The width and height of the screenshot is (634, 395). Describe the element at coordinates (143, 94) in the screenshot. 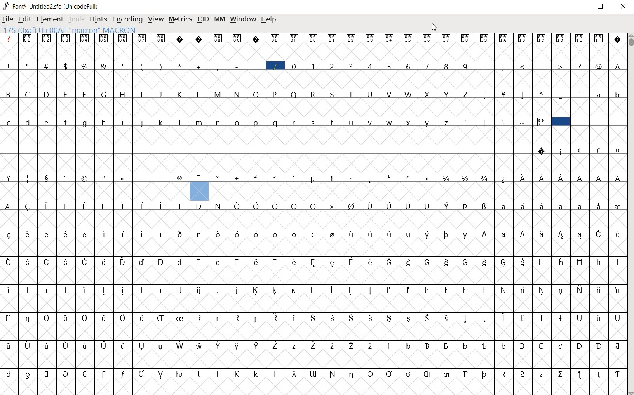

I see `I` at that location.